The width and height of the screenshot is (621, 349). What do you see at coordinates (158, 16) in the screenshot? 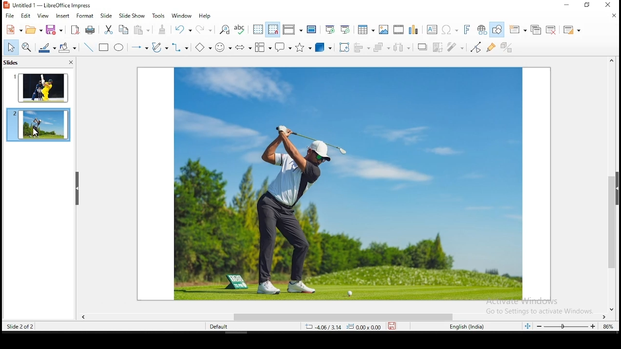
I see `tools` at bounding box center [158, 16].